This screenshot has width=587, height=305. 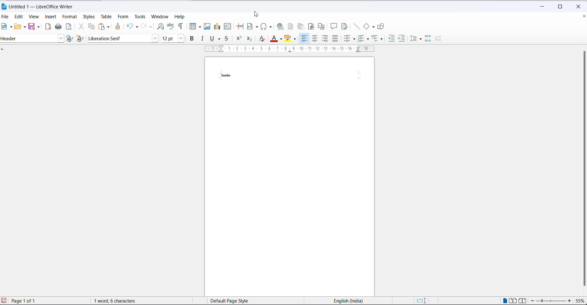 What do you see at coordinates (250, 39) in the screenshot?
I see `subscript` at bounding box center [250, 39].